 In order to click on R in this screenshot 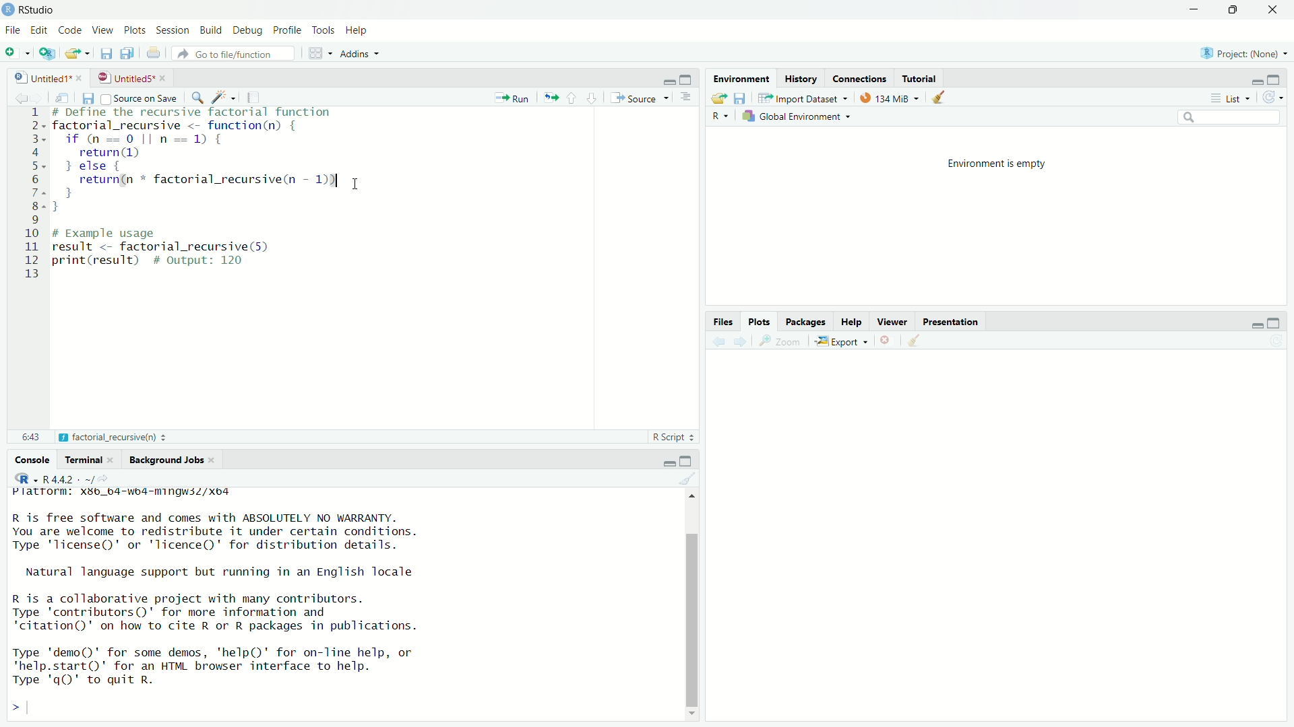, I will do `click(24, 479)`.